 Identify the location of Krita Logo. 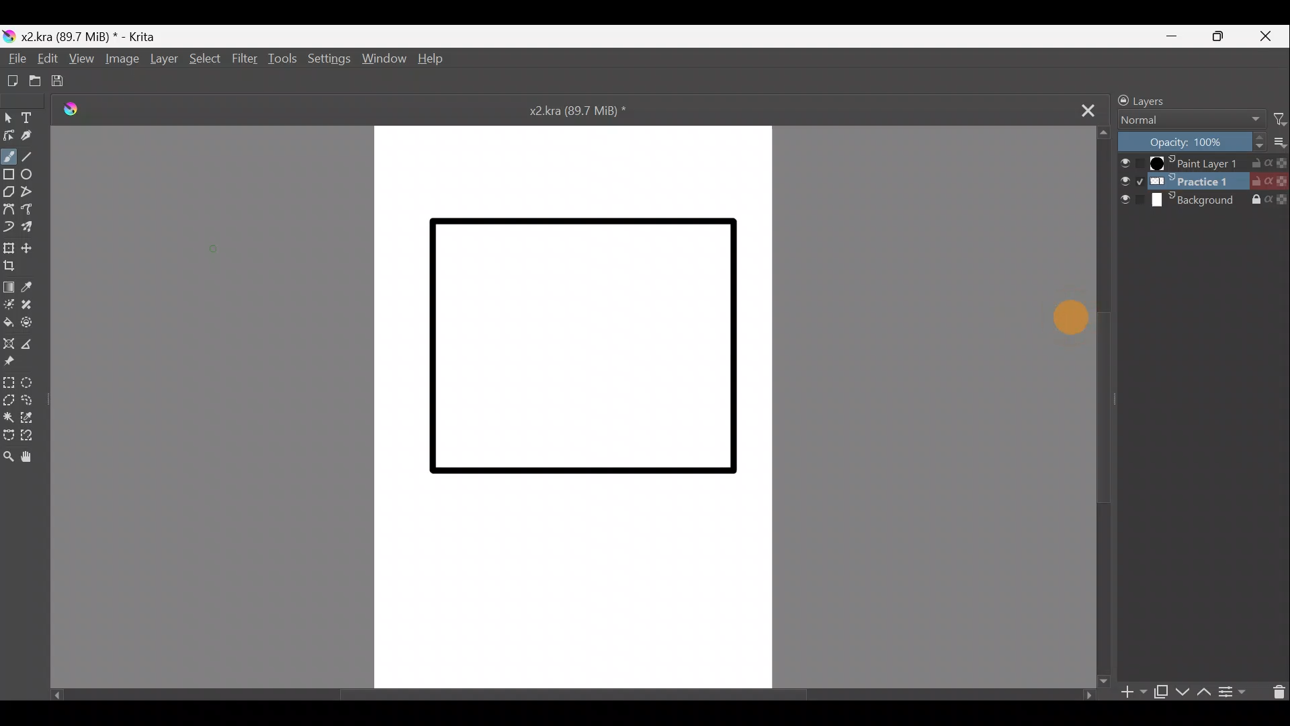
(70, 110).